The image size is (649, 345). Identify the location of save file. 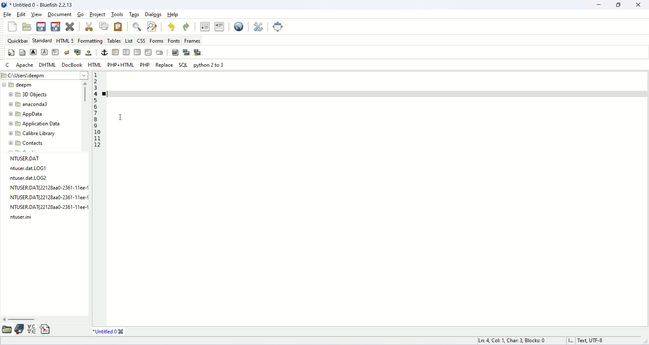
(41, 27).